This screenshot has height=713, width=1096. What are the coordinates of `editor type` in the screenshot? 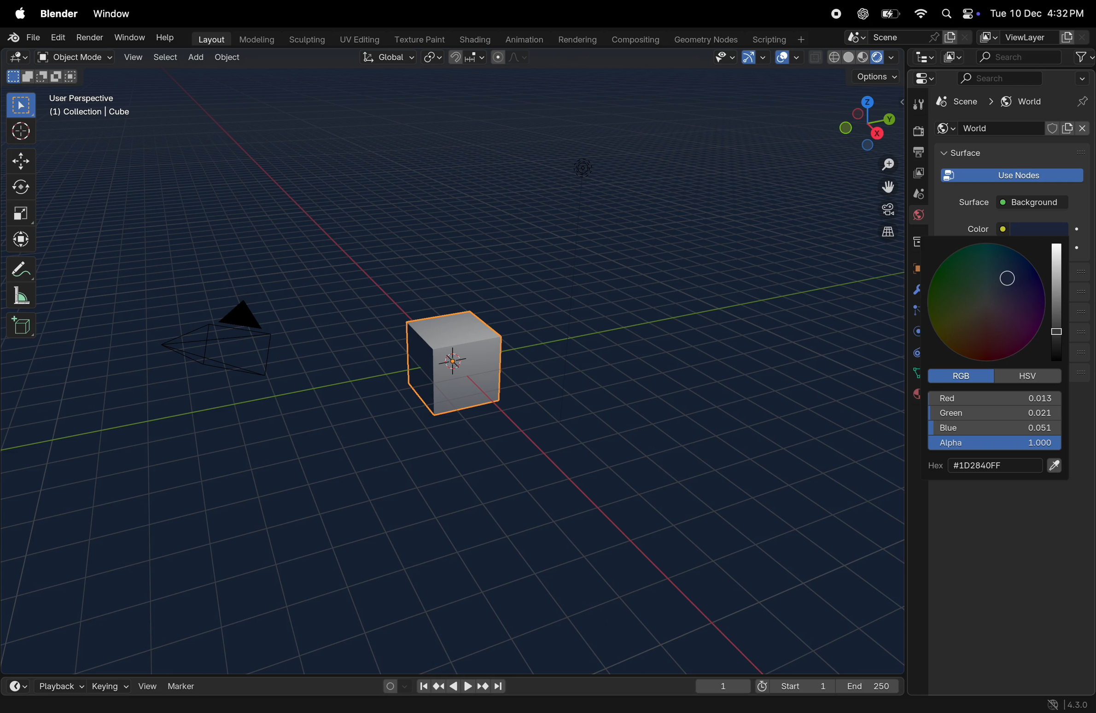 It's located at (20, 58).